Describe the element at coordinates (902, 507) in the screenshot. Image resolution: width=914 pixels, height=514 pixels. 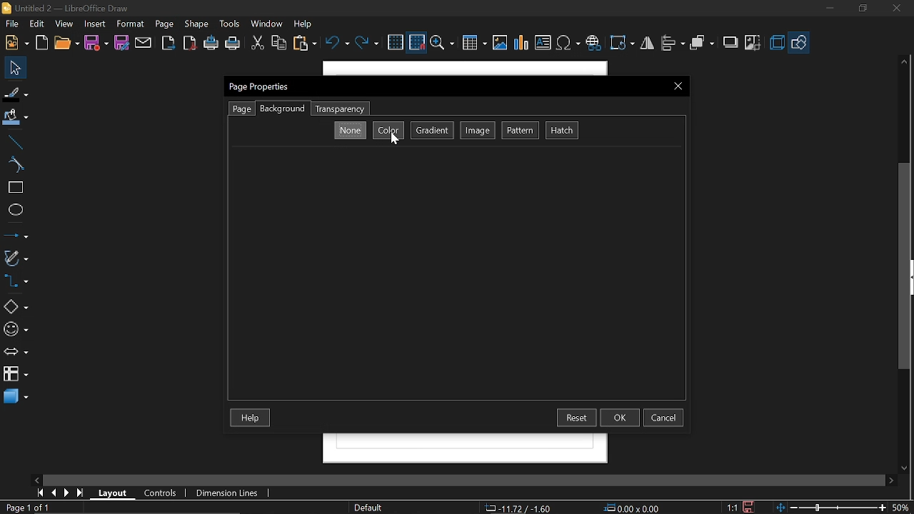
I see `Current zoom` at that location.